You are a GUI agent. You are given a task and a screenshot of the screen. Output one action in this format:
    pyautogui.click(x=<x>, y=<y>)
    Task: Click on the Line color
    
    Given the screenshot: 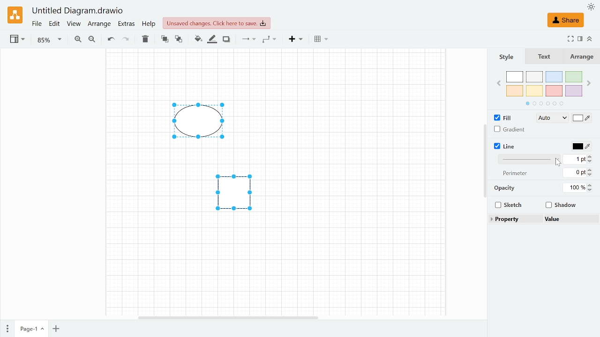 What is the action you would take?
    pyautogui.click(x=580, y=147)
    